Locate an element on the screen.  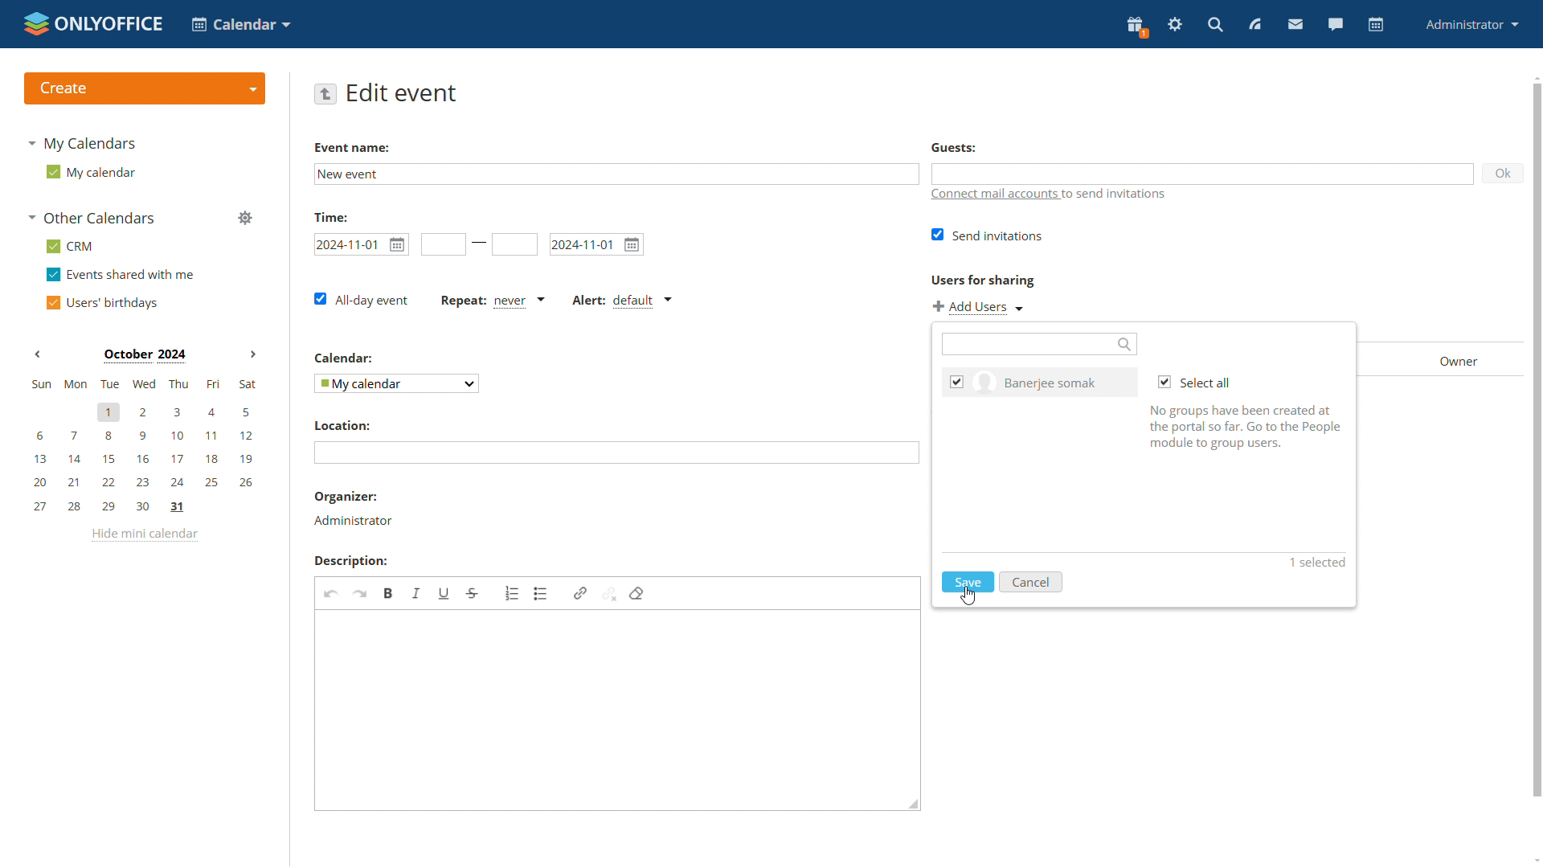
hide mini calendar is located at coordinates (147, 537).